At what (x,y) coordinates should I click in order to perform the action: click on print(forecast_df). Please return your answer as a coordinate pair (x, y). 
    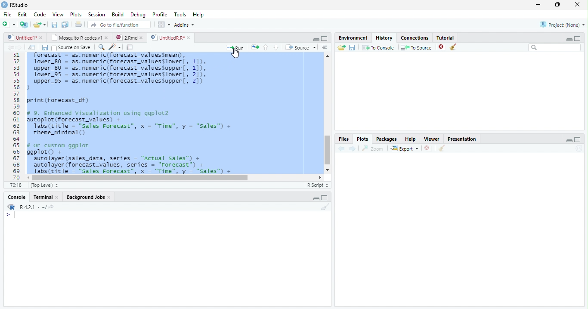
    Looking at the image, I should click on (61, 100).